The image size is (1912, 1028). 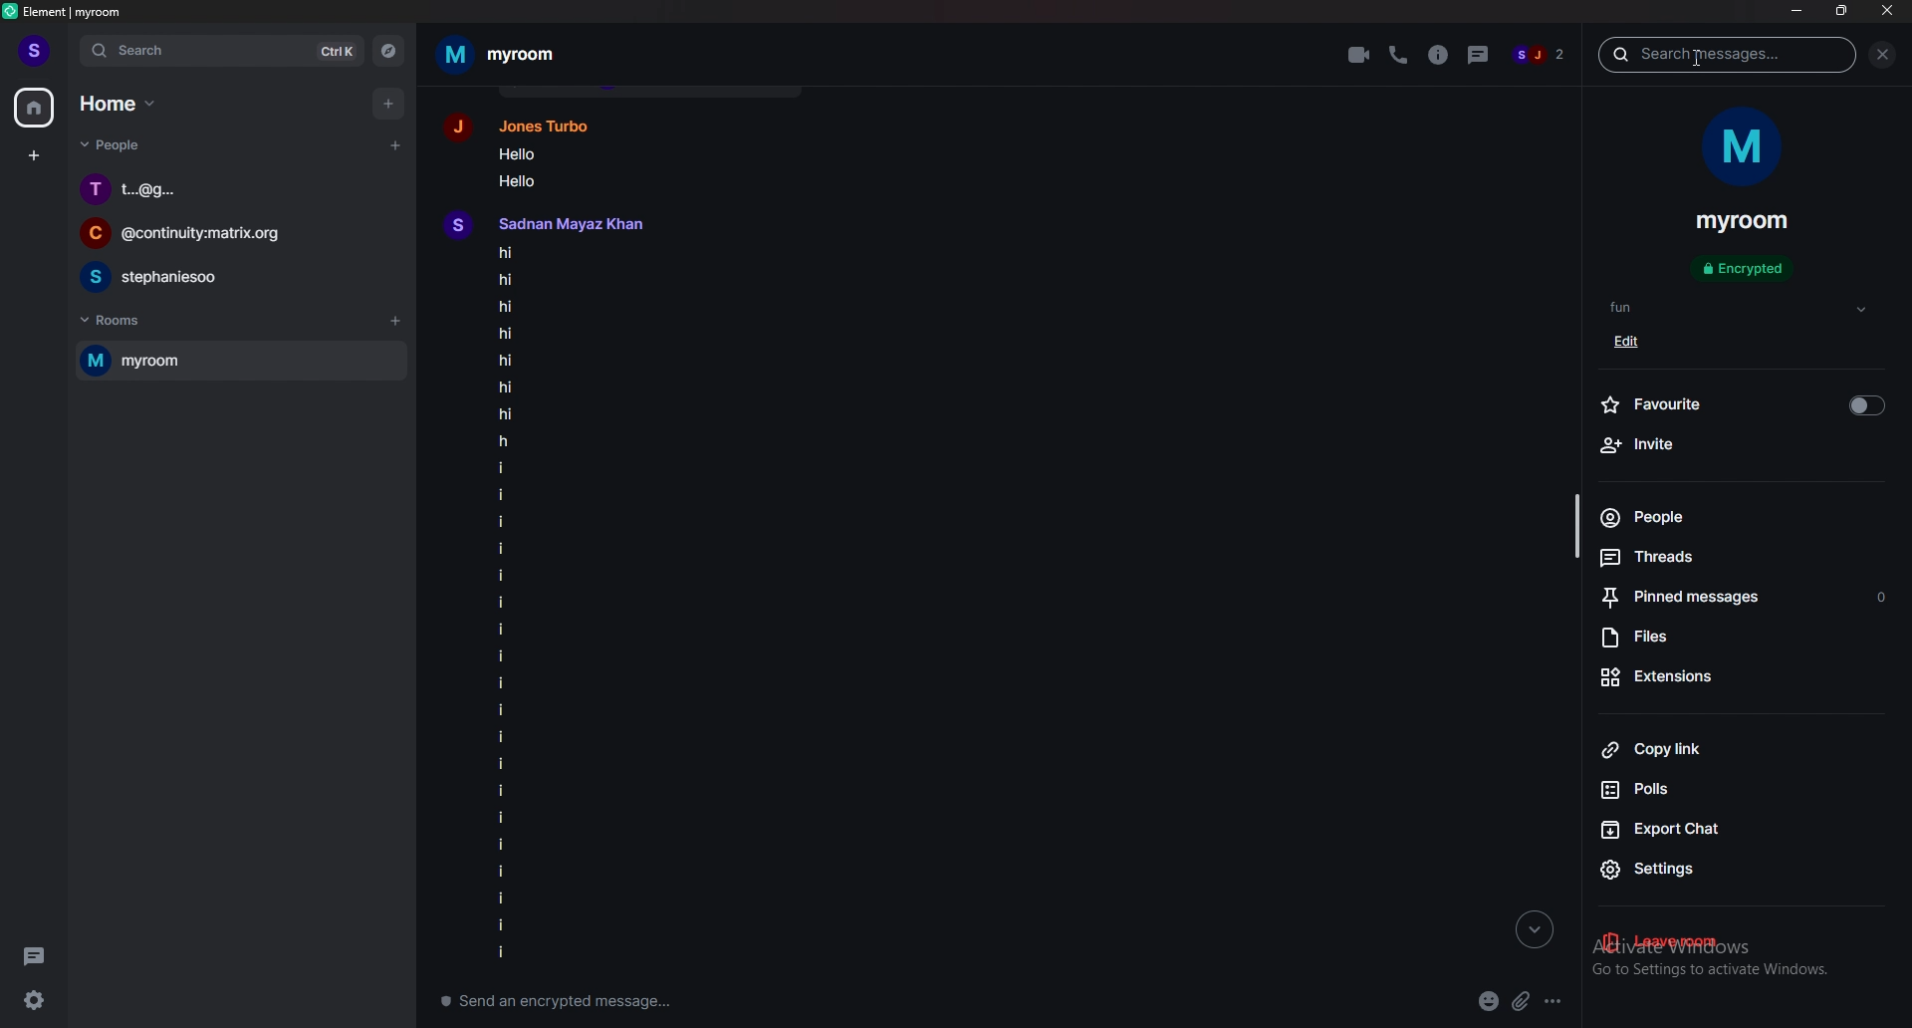 I want to click on files, so click(x=1728, y=639).